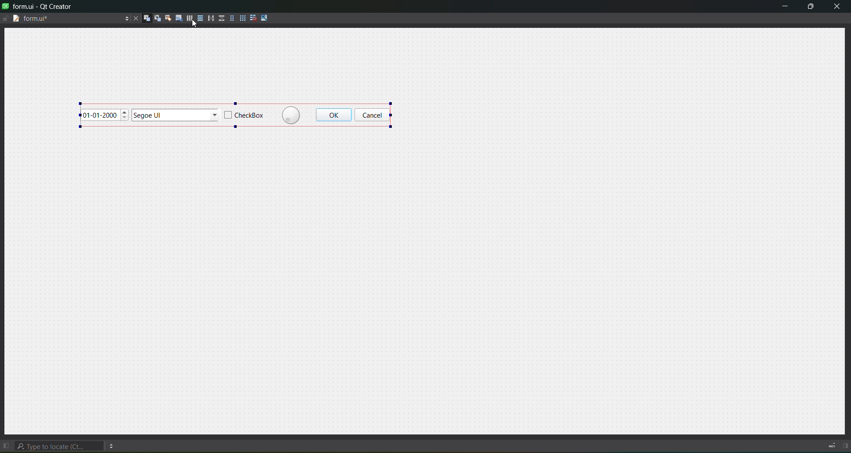  I want to click on horizontal splitter, so click(210, 18).